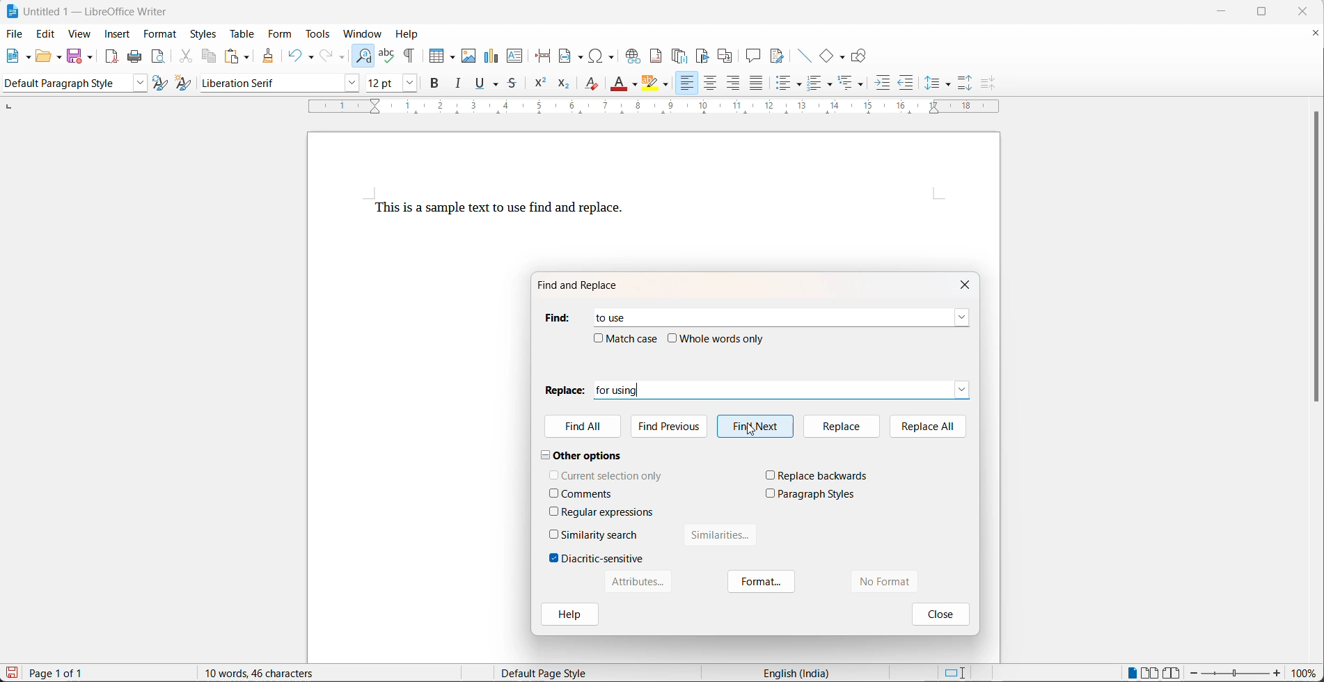  I want to click on close, so click(968, 283).